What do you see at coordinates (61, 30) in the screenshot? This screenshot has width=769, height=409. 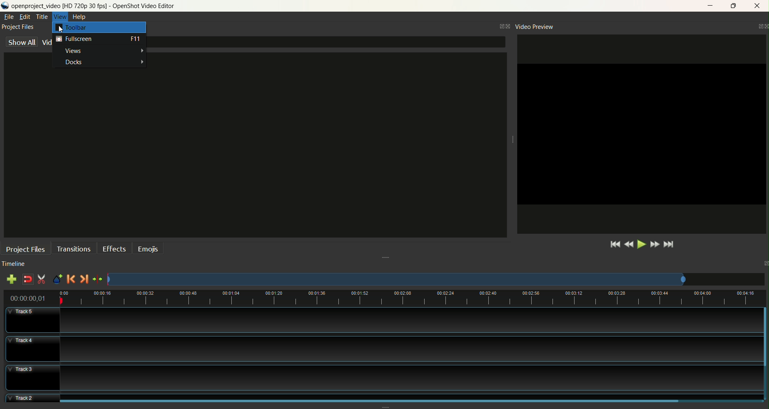 I see `cursor` at bounding box center [61, 30].